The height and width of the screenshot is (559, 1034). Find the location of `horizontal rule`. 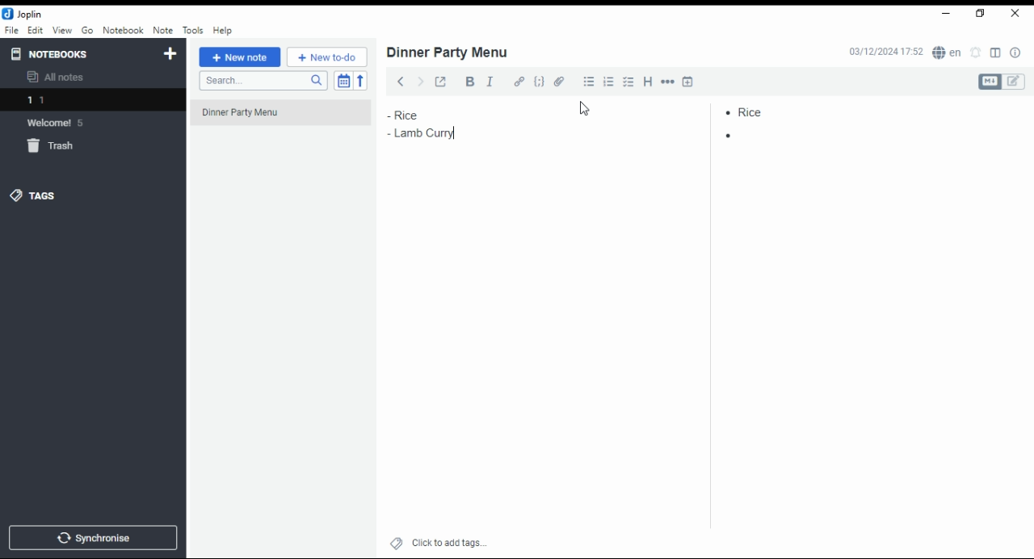

horizontal rule is located at coordinates (667, 81).